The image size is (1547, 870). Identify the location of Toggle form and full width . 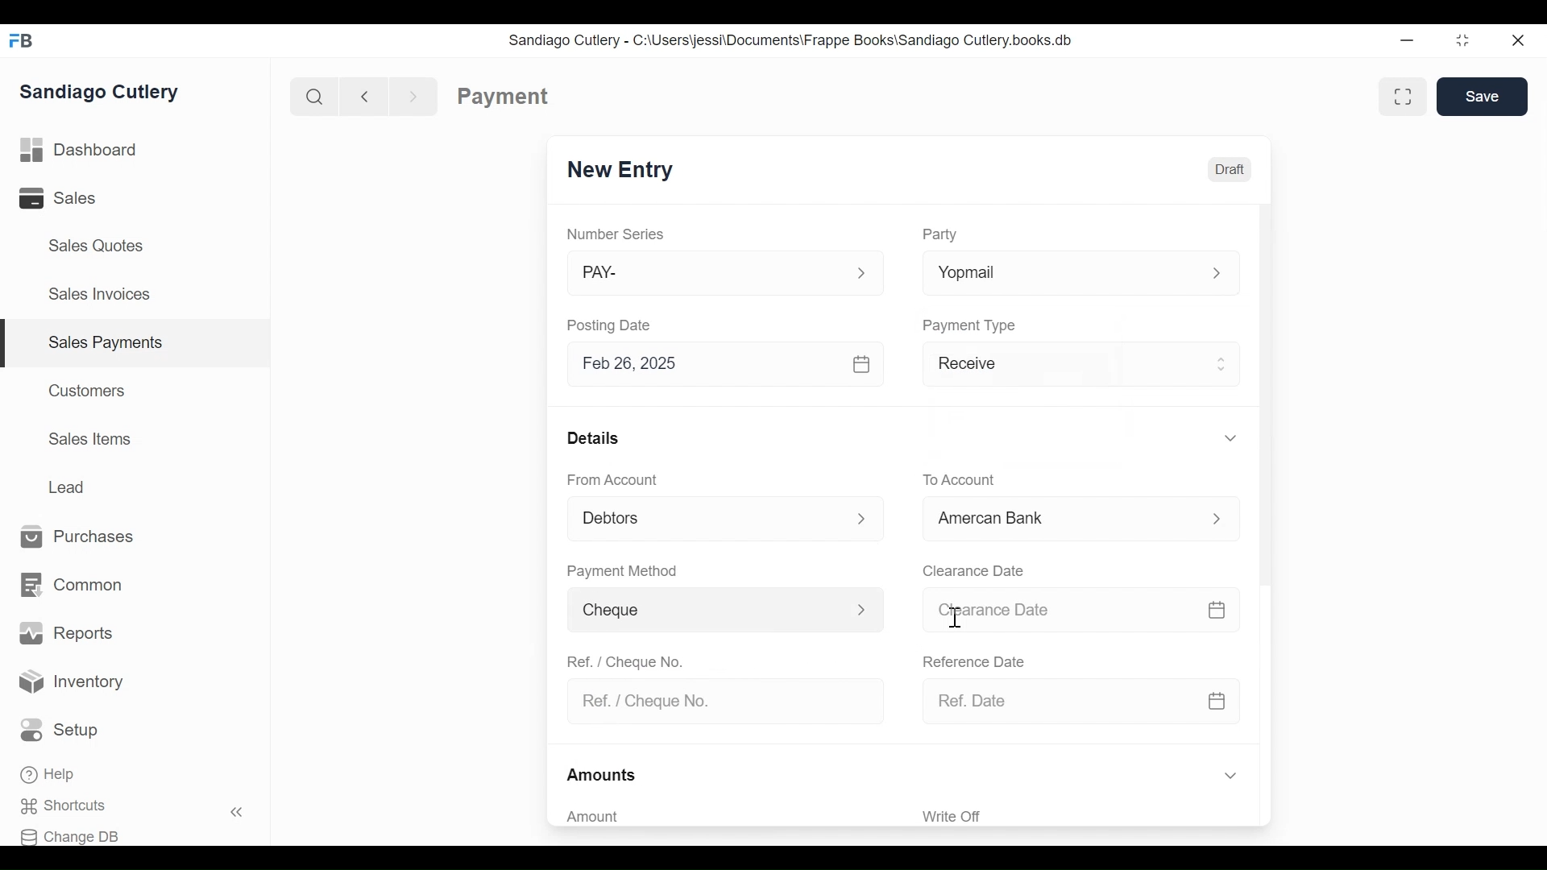
(1408, 93).